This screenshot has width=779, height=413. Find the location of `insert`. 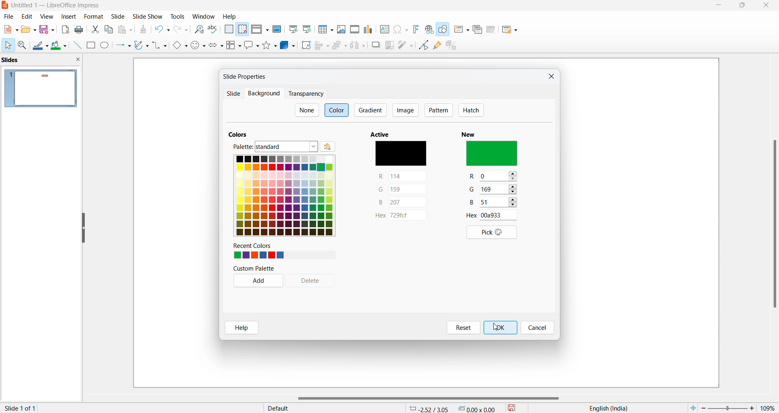

insert is located at coordinates (69, 16).